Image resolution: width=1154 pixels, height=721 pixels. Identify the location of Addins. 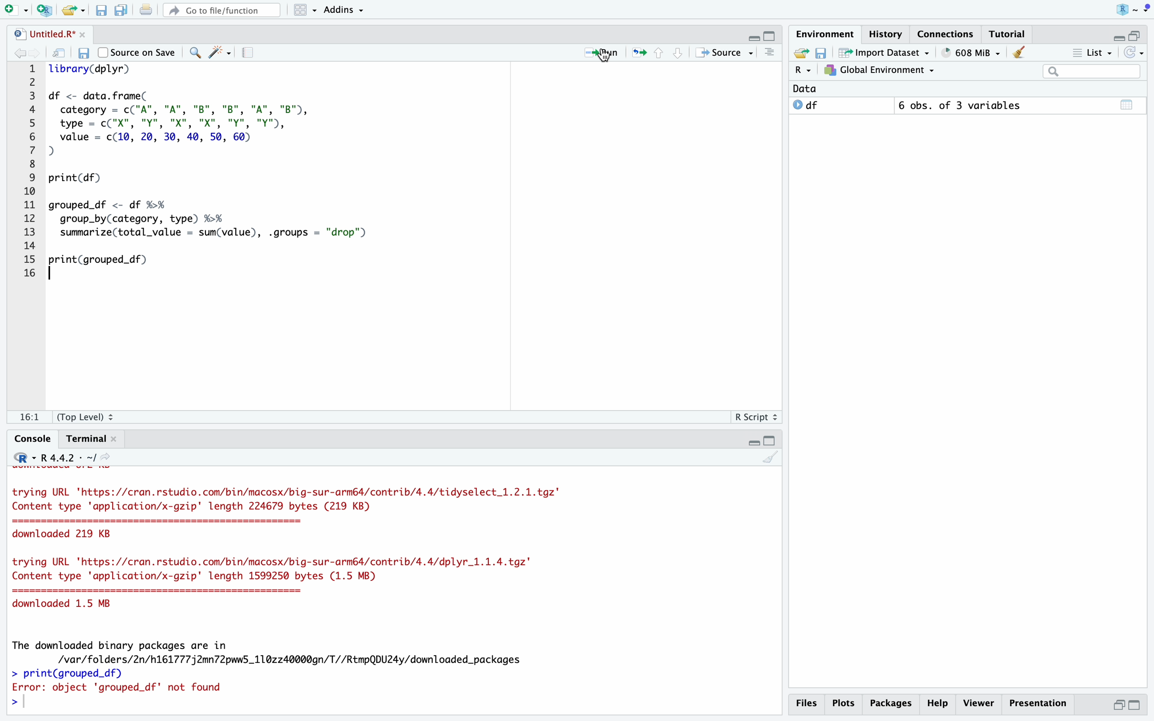
(343, 9).